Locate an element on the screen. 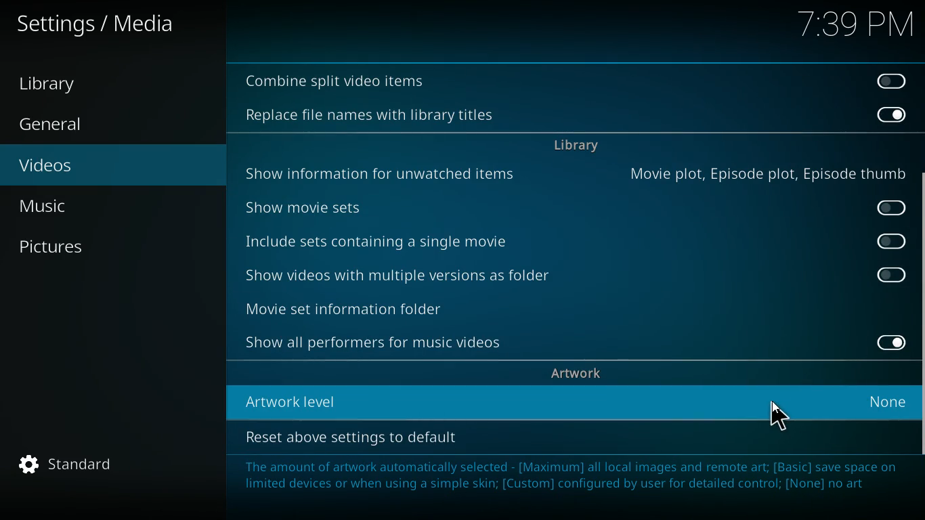 Image resolution: width=925 pixels, height=520 pixels. movie set information is located at coordinates (384, 307).